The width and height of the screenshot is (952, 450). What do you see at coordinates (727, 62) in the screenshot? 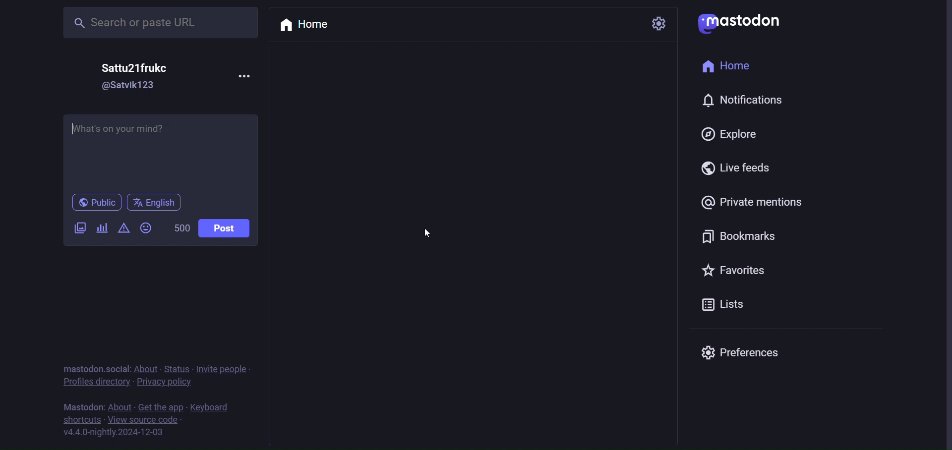
I see `home` at bounding box center [727, 62].